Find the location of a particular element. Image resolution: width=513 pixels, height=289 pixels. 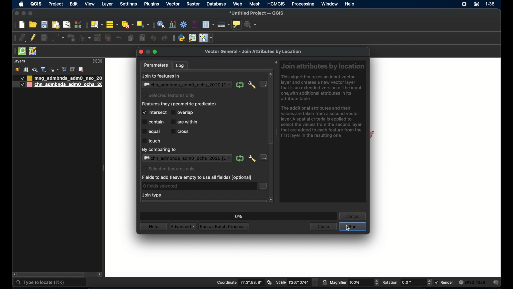

mesh is located at coordinates (255, 4).